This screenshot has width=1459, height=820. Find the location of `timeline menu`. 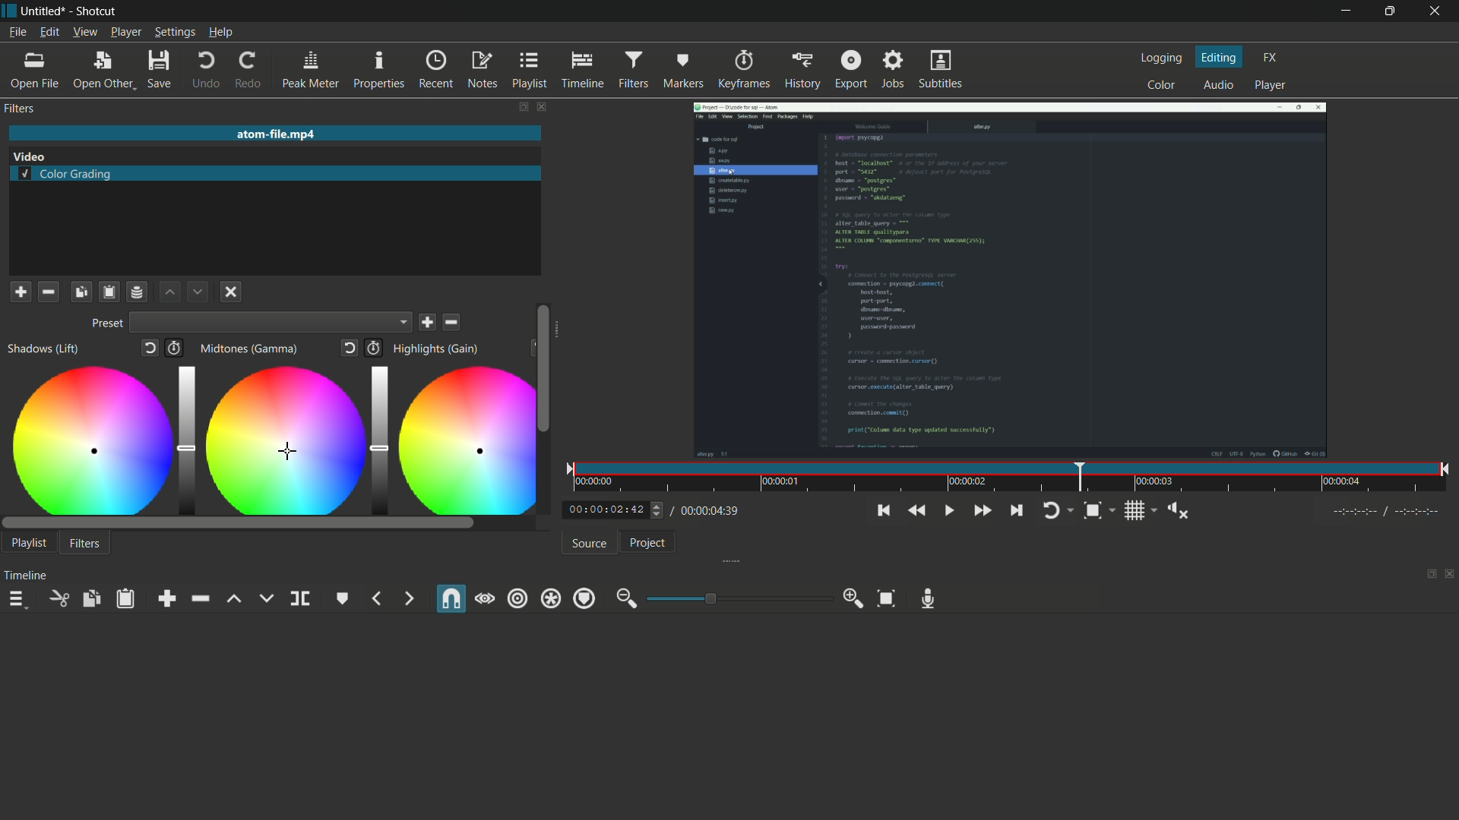

timeline menu is located at coordinates (17, 601).